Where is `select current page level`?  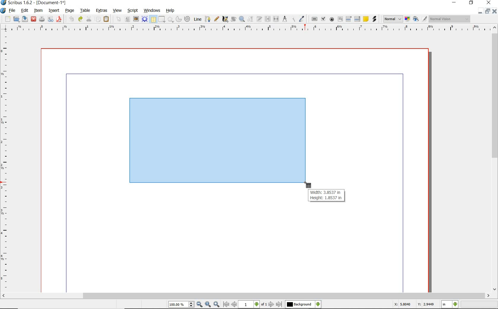
select current page level is located at coordinates (253, 304).